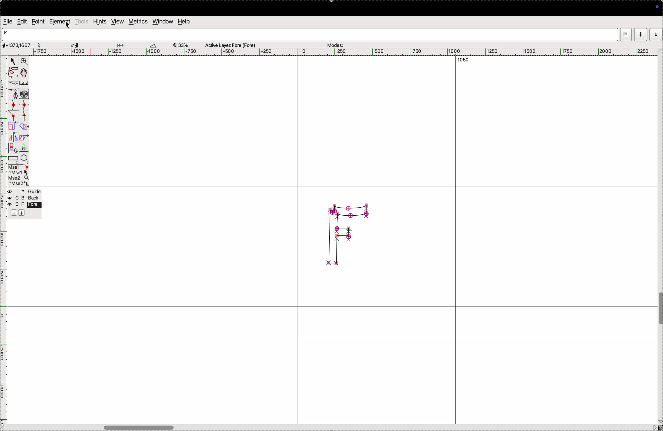 This screenshot has width=663, height=431. Describe the element at coordinates (181, 44) in the screenshot. I see `zoom perecent` at that location.